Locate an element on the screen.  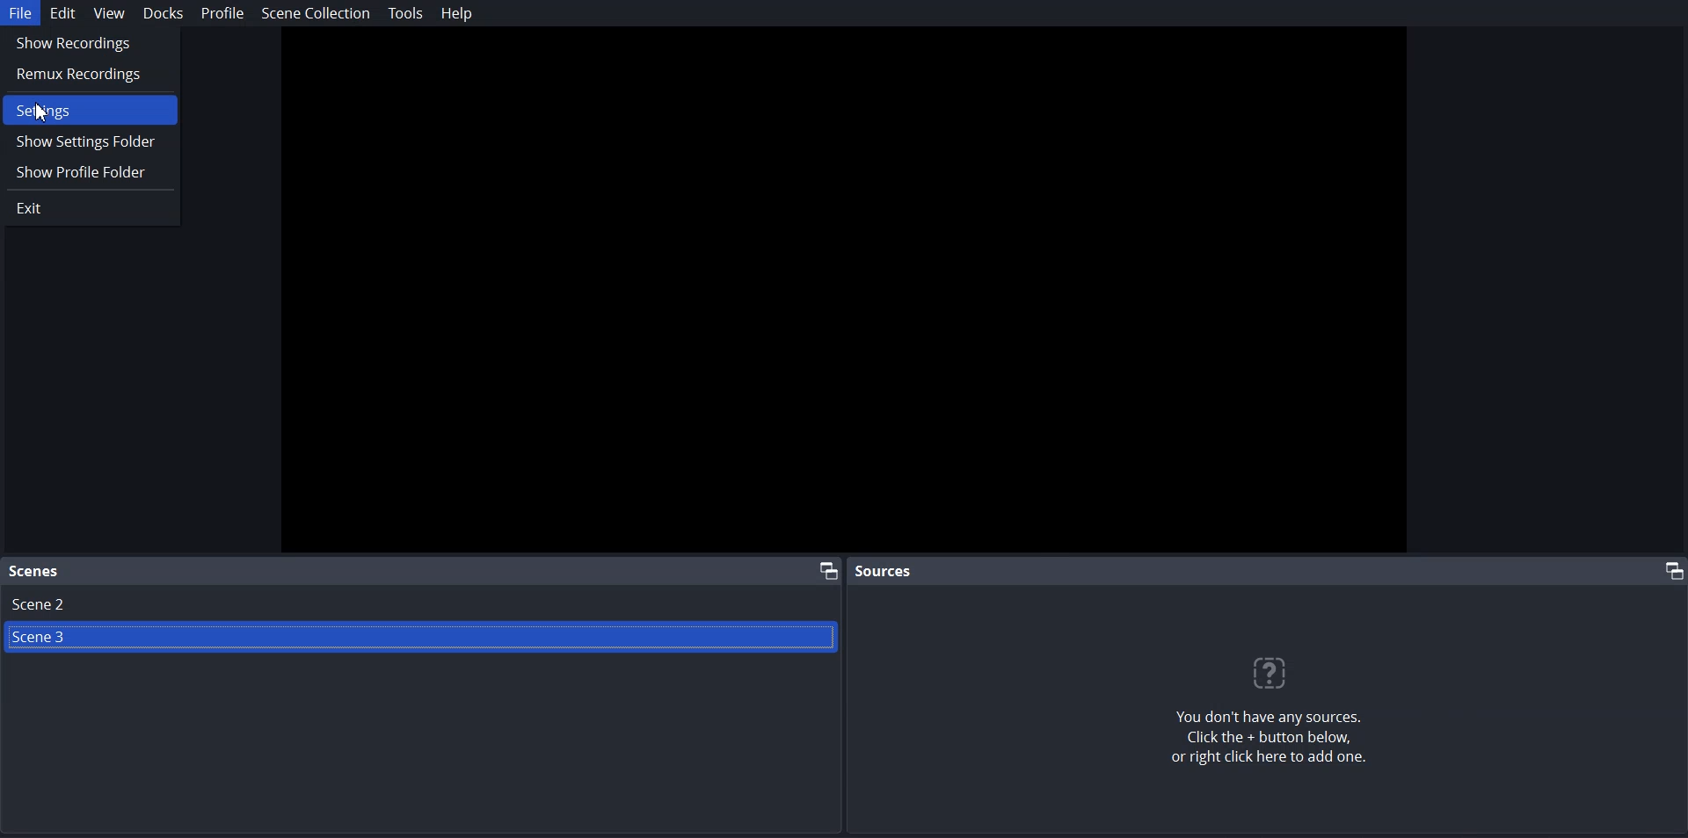
Sources is located at coordinates (886, 570).